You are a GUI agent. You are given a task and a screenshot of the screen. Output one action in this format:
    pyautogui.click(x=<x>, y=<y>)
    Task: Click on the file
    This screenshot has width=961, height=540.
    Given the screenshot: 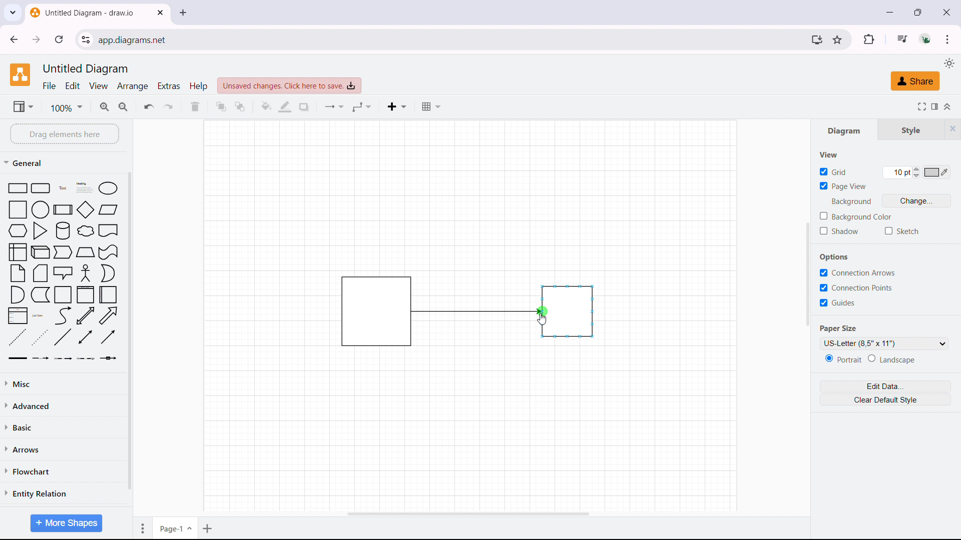 What is the action you would take?
    pyautogui.click(x=50, y=86)
    